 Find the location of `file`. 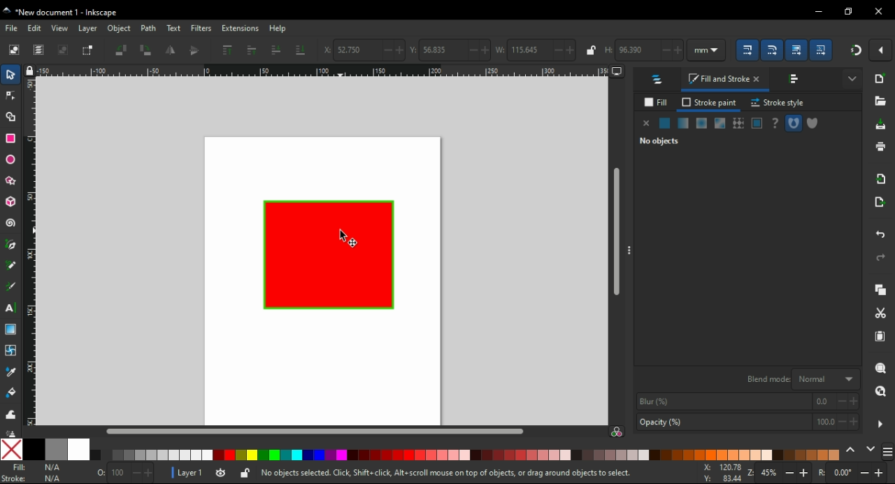

file is located at coordinates (13, 29).